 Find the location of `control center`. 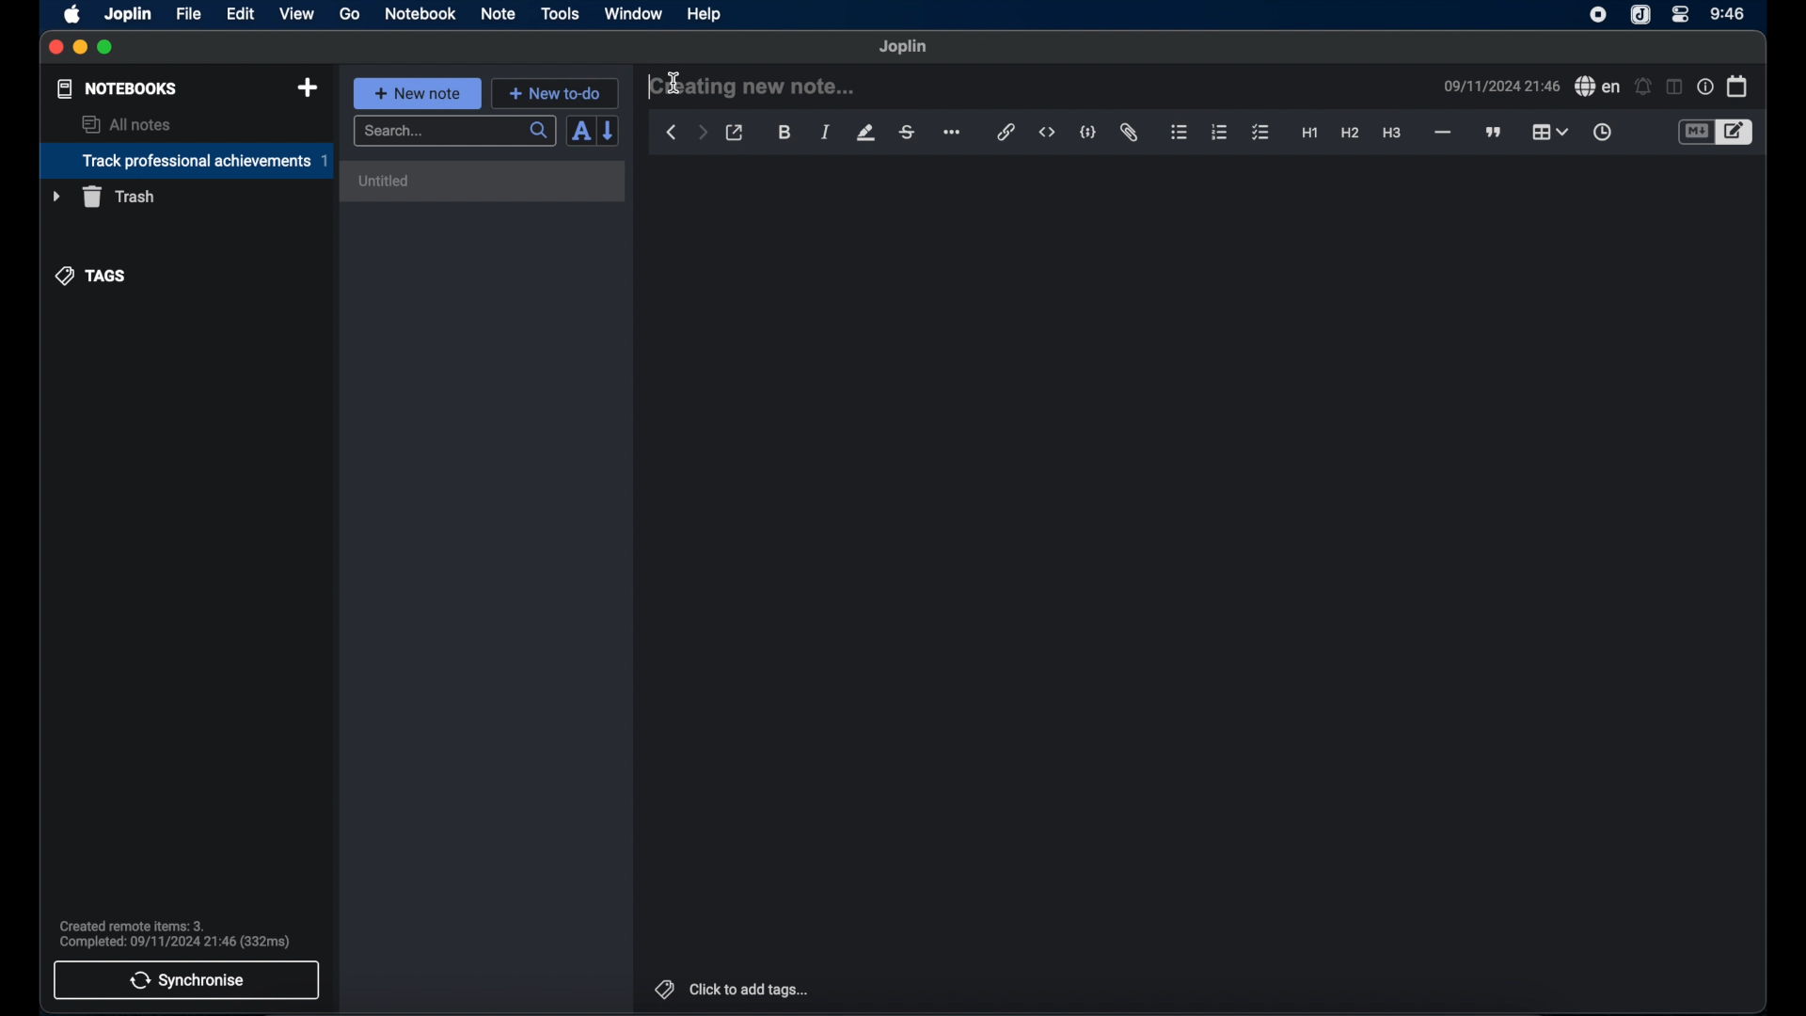

control center is located at coordinates (1681, 15).